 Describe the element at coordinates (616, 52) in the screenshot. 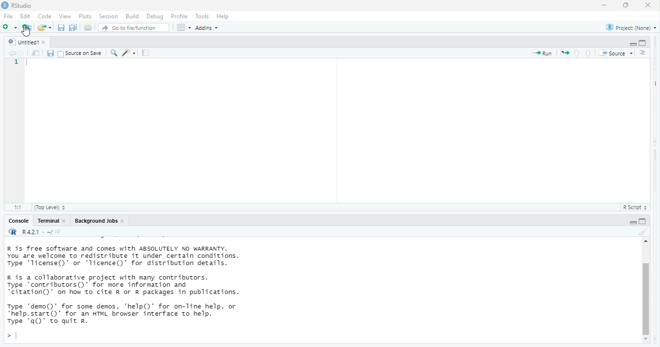

I see `source` at that location.